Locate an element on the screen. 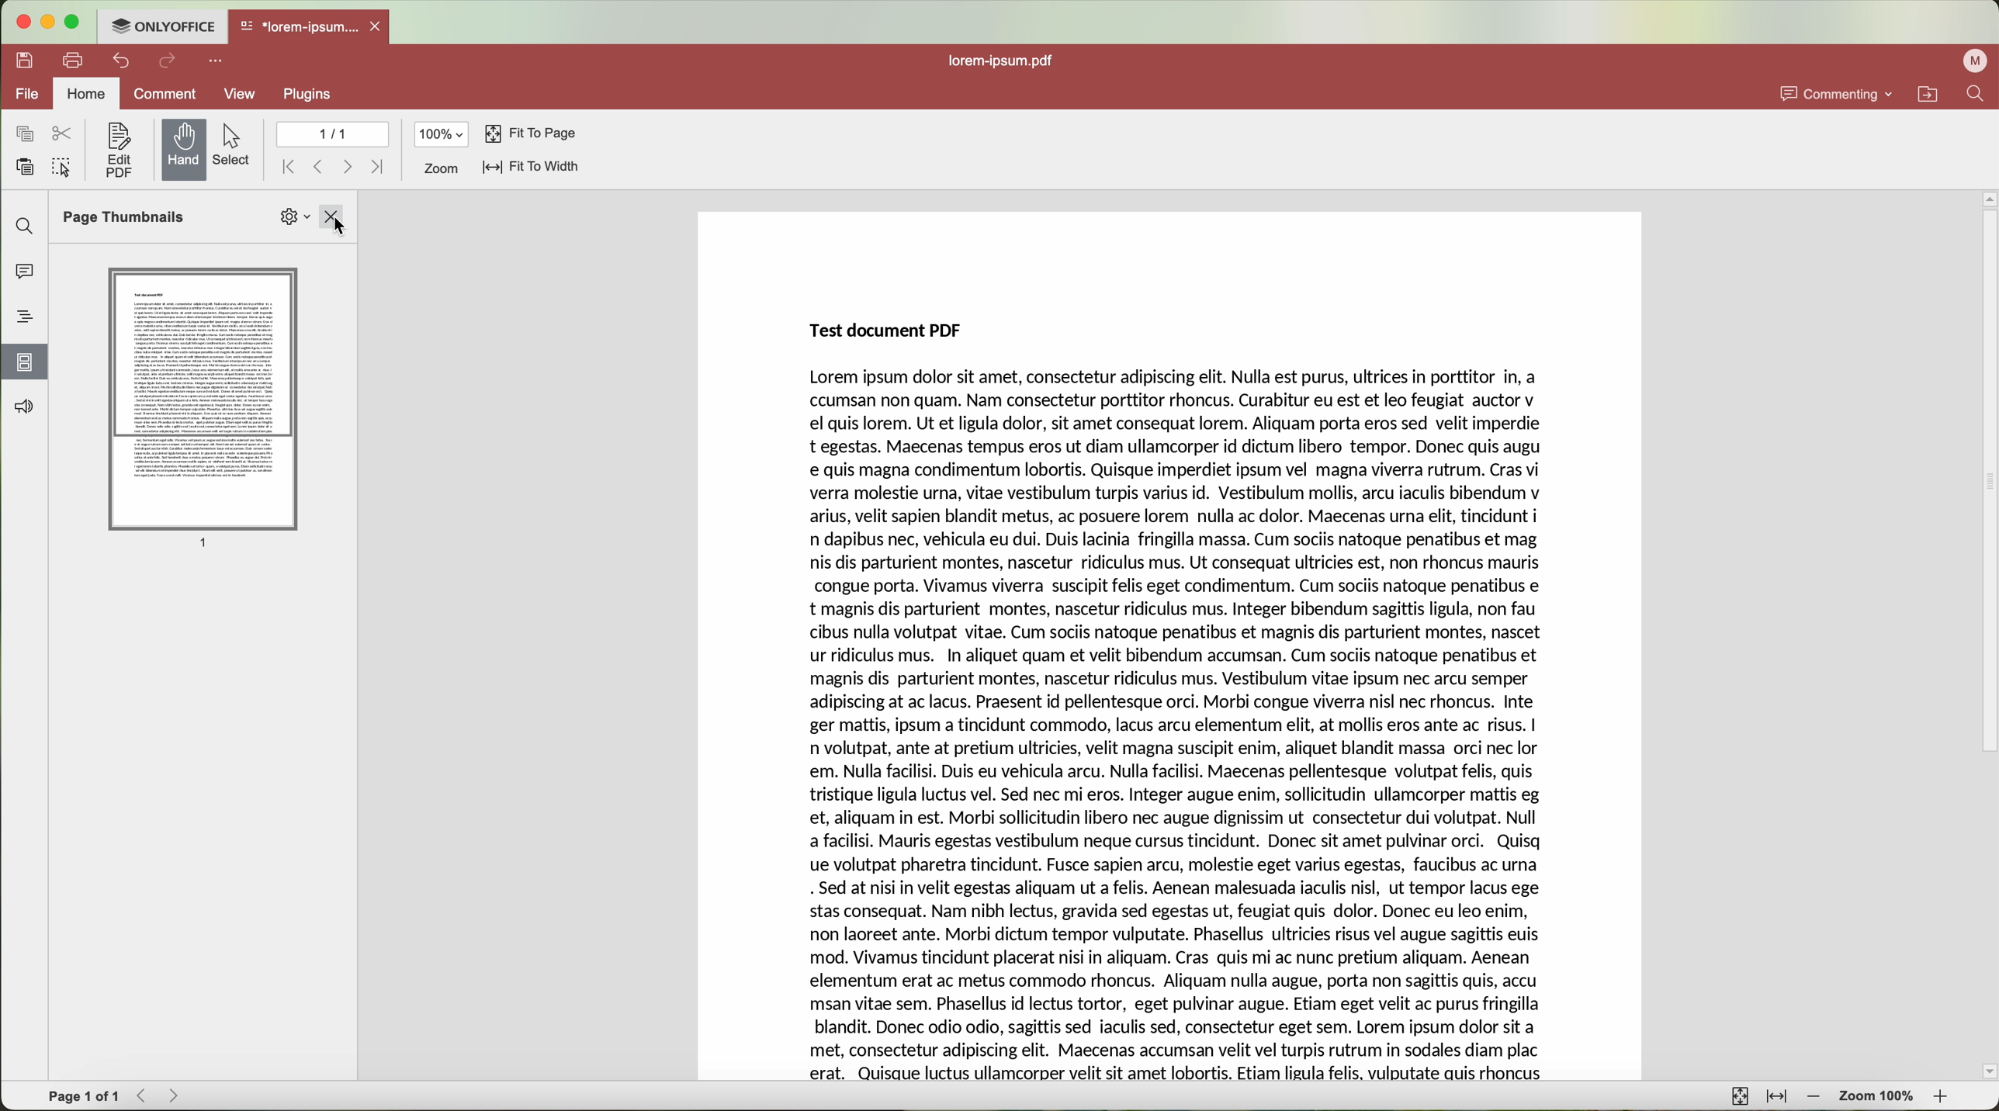  view is located at coordinates (241, 93).